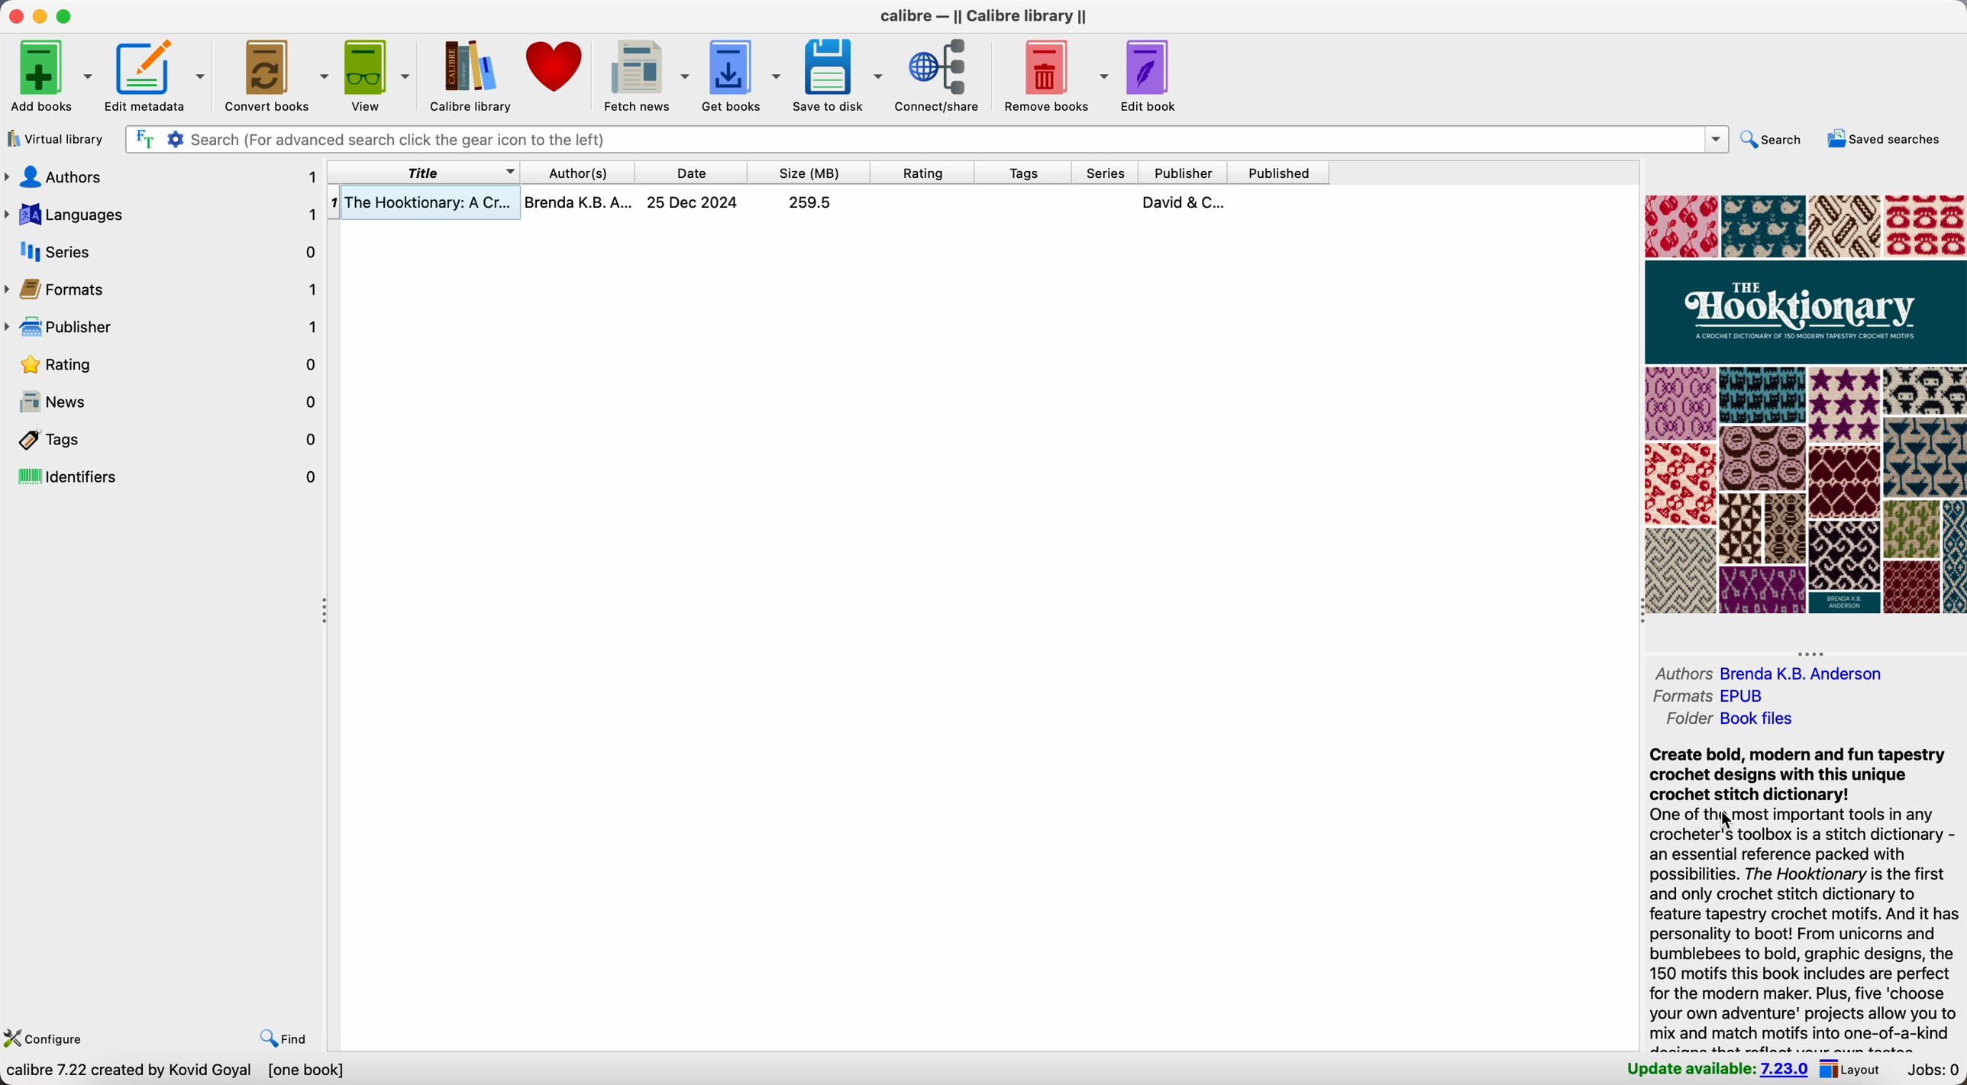 The height and width of the screenshot is (1085, 1967). I want to click on identifiers, so click(163, 476).